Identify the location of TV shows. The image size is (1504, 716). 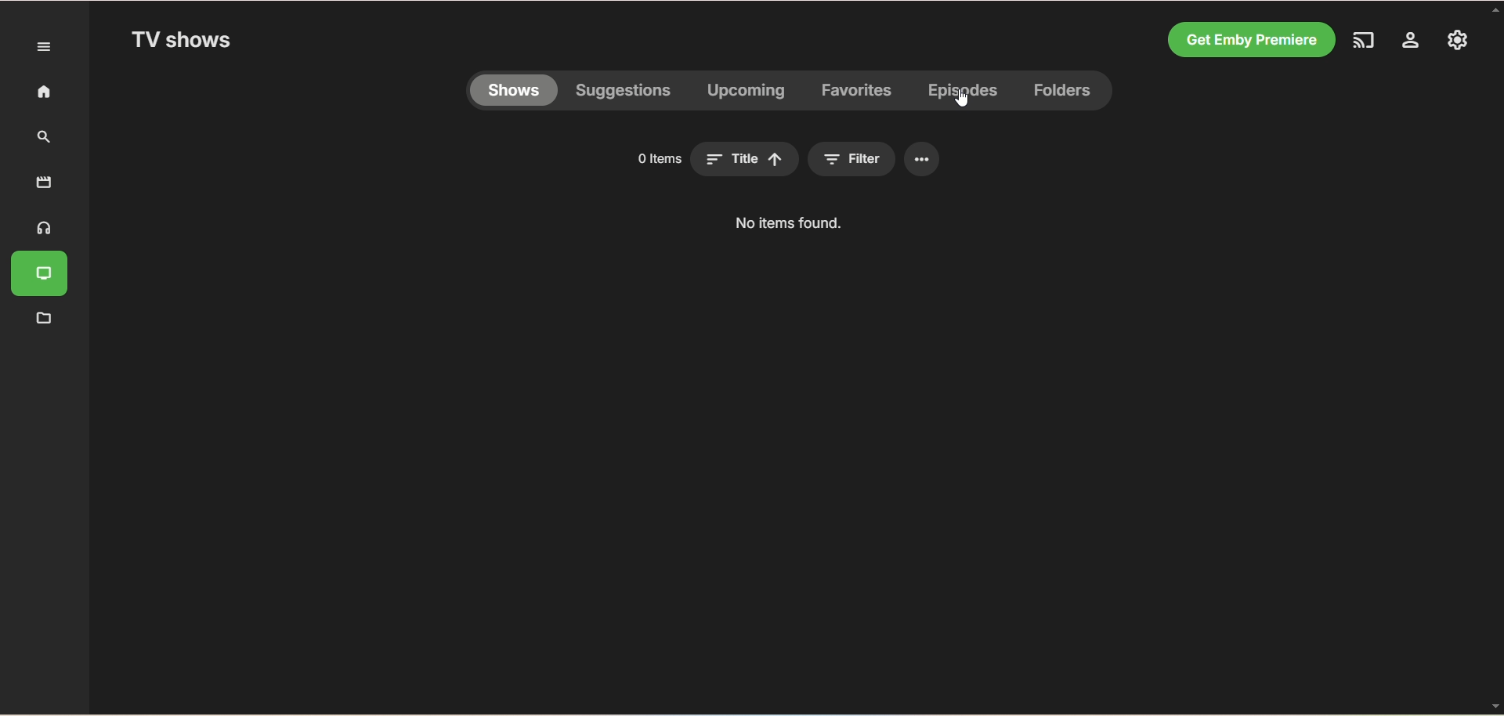
(43, 276).